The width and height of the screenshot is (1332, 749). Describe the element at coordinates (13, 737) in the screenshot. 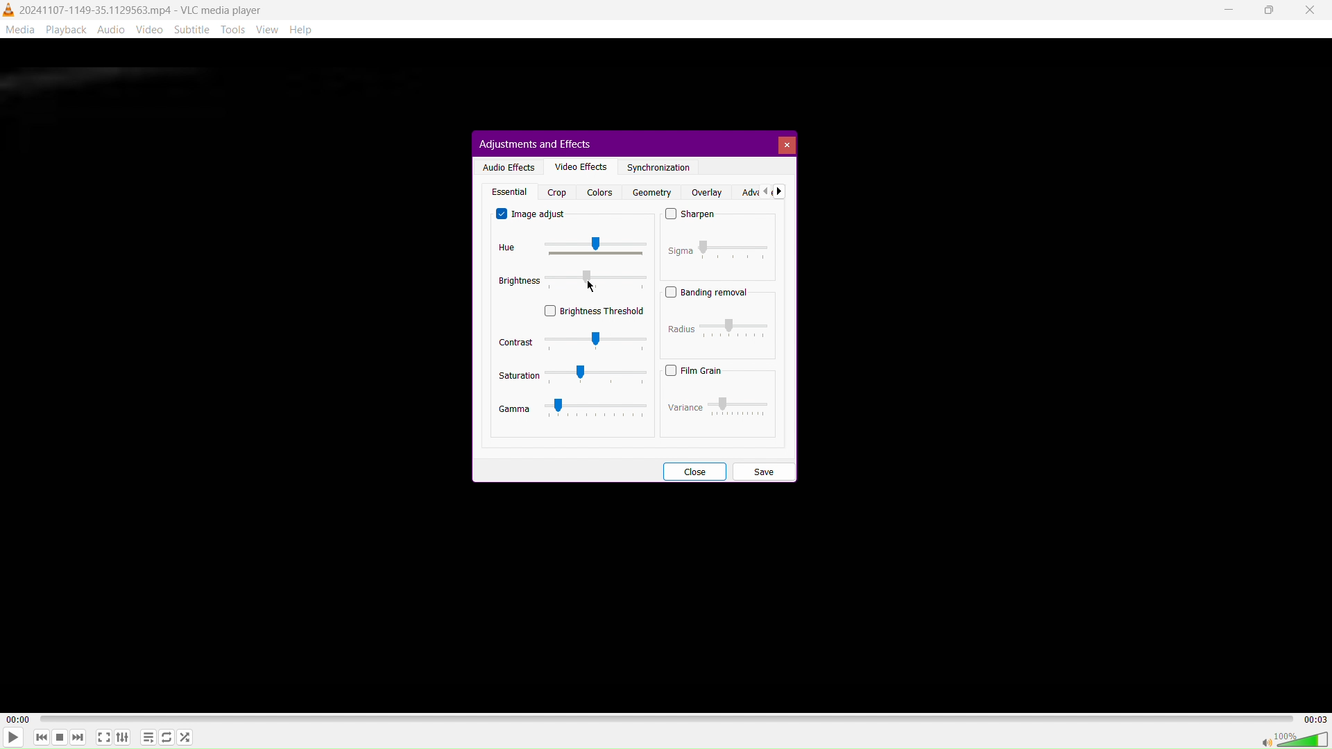

I see `Play` at that location.